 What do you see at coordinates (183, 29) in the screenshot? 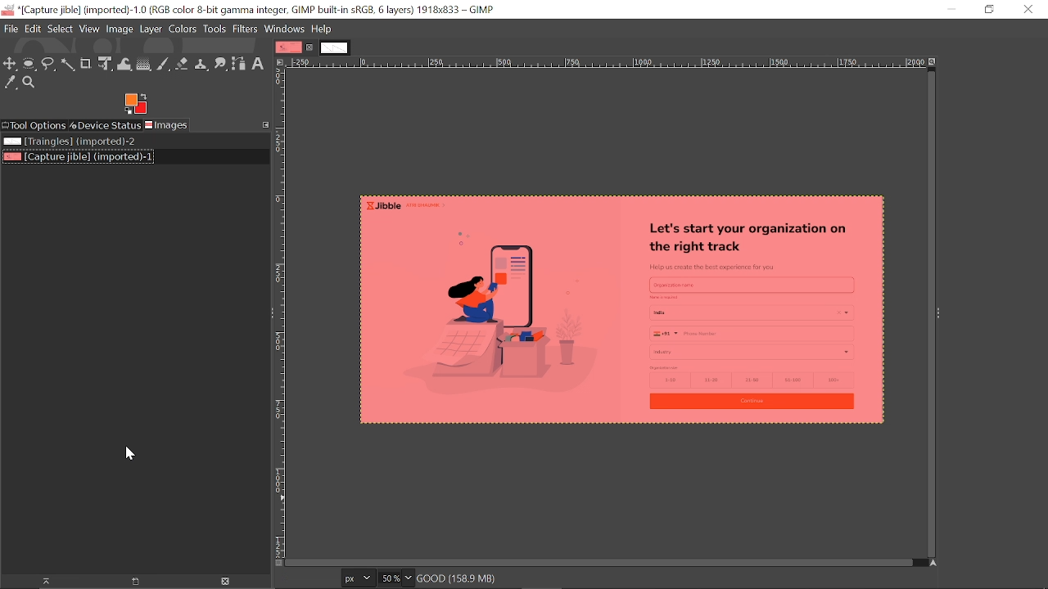
I see `Colors` at bounding box center [183, 29].